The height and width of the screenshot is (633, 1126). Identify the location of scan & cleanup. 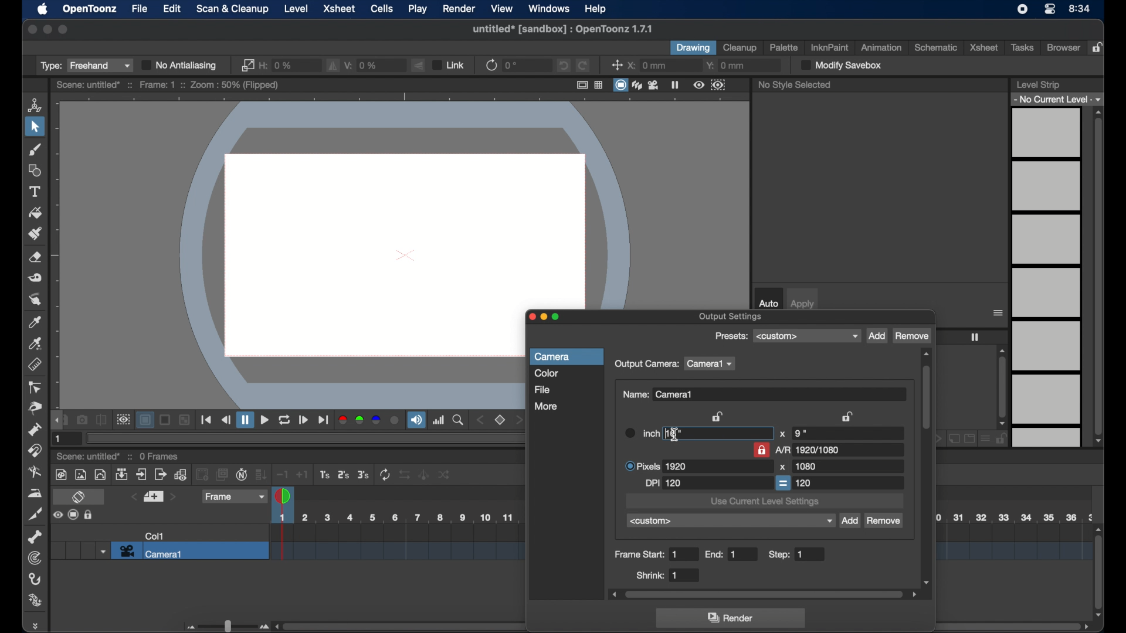
(232, 9).